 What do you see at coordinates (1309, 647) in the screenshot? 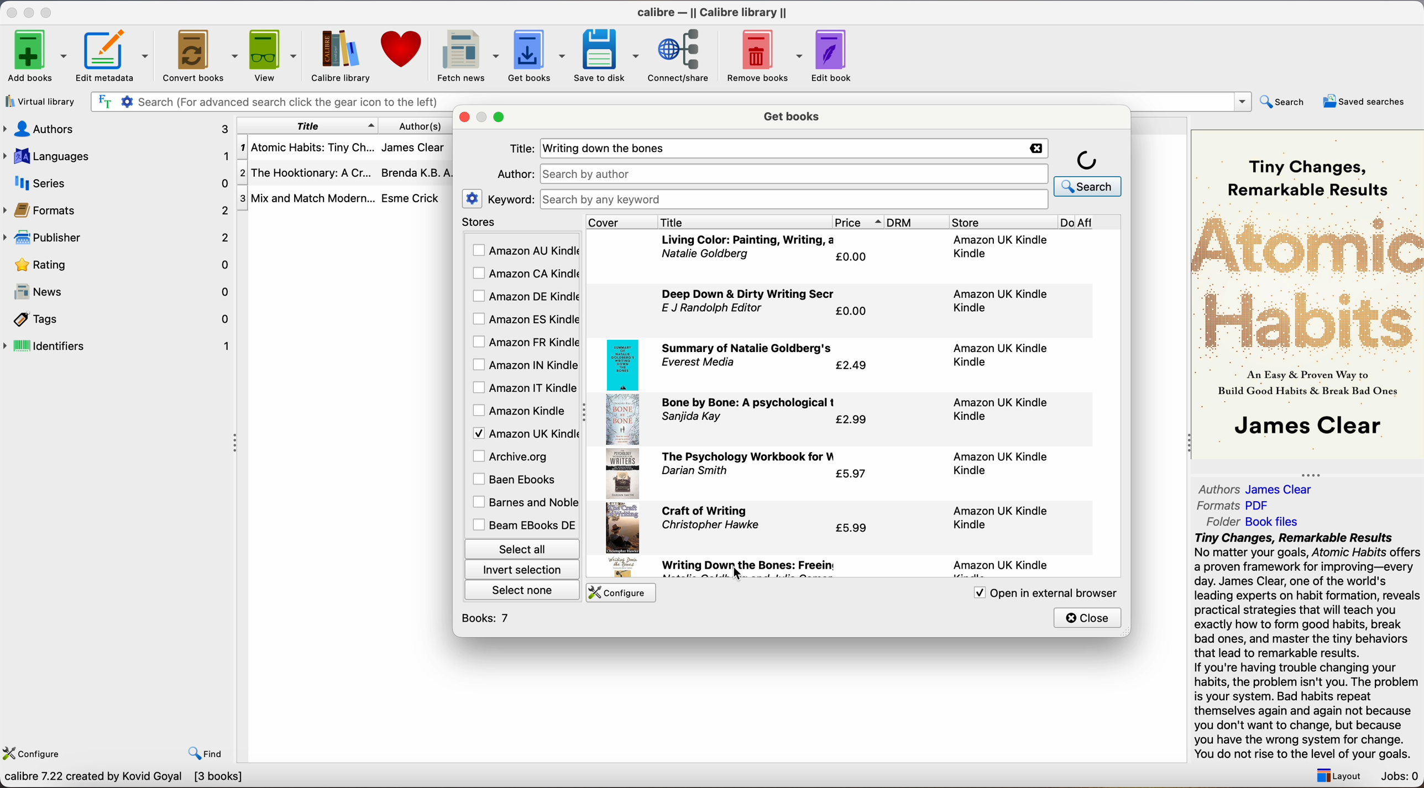
I see `synopsis` at bounding box center [1309, 647].